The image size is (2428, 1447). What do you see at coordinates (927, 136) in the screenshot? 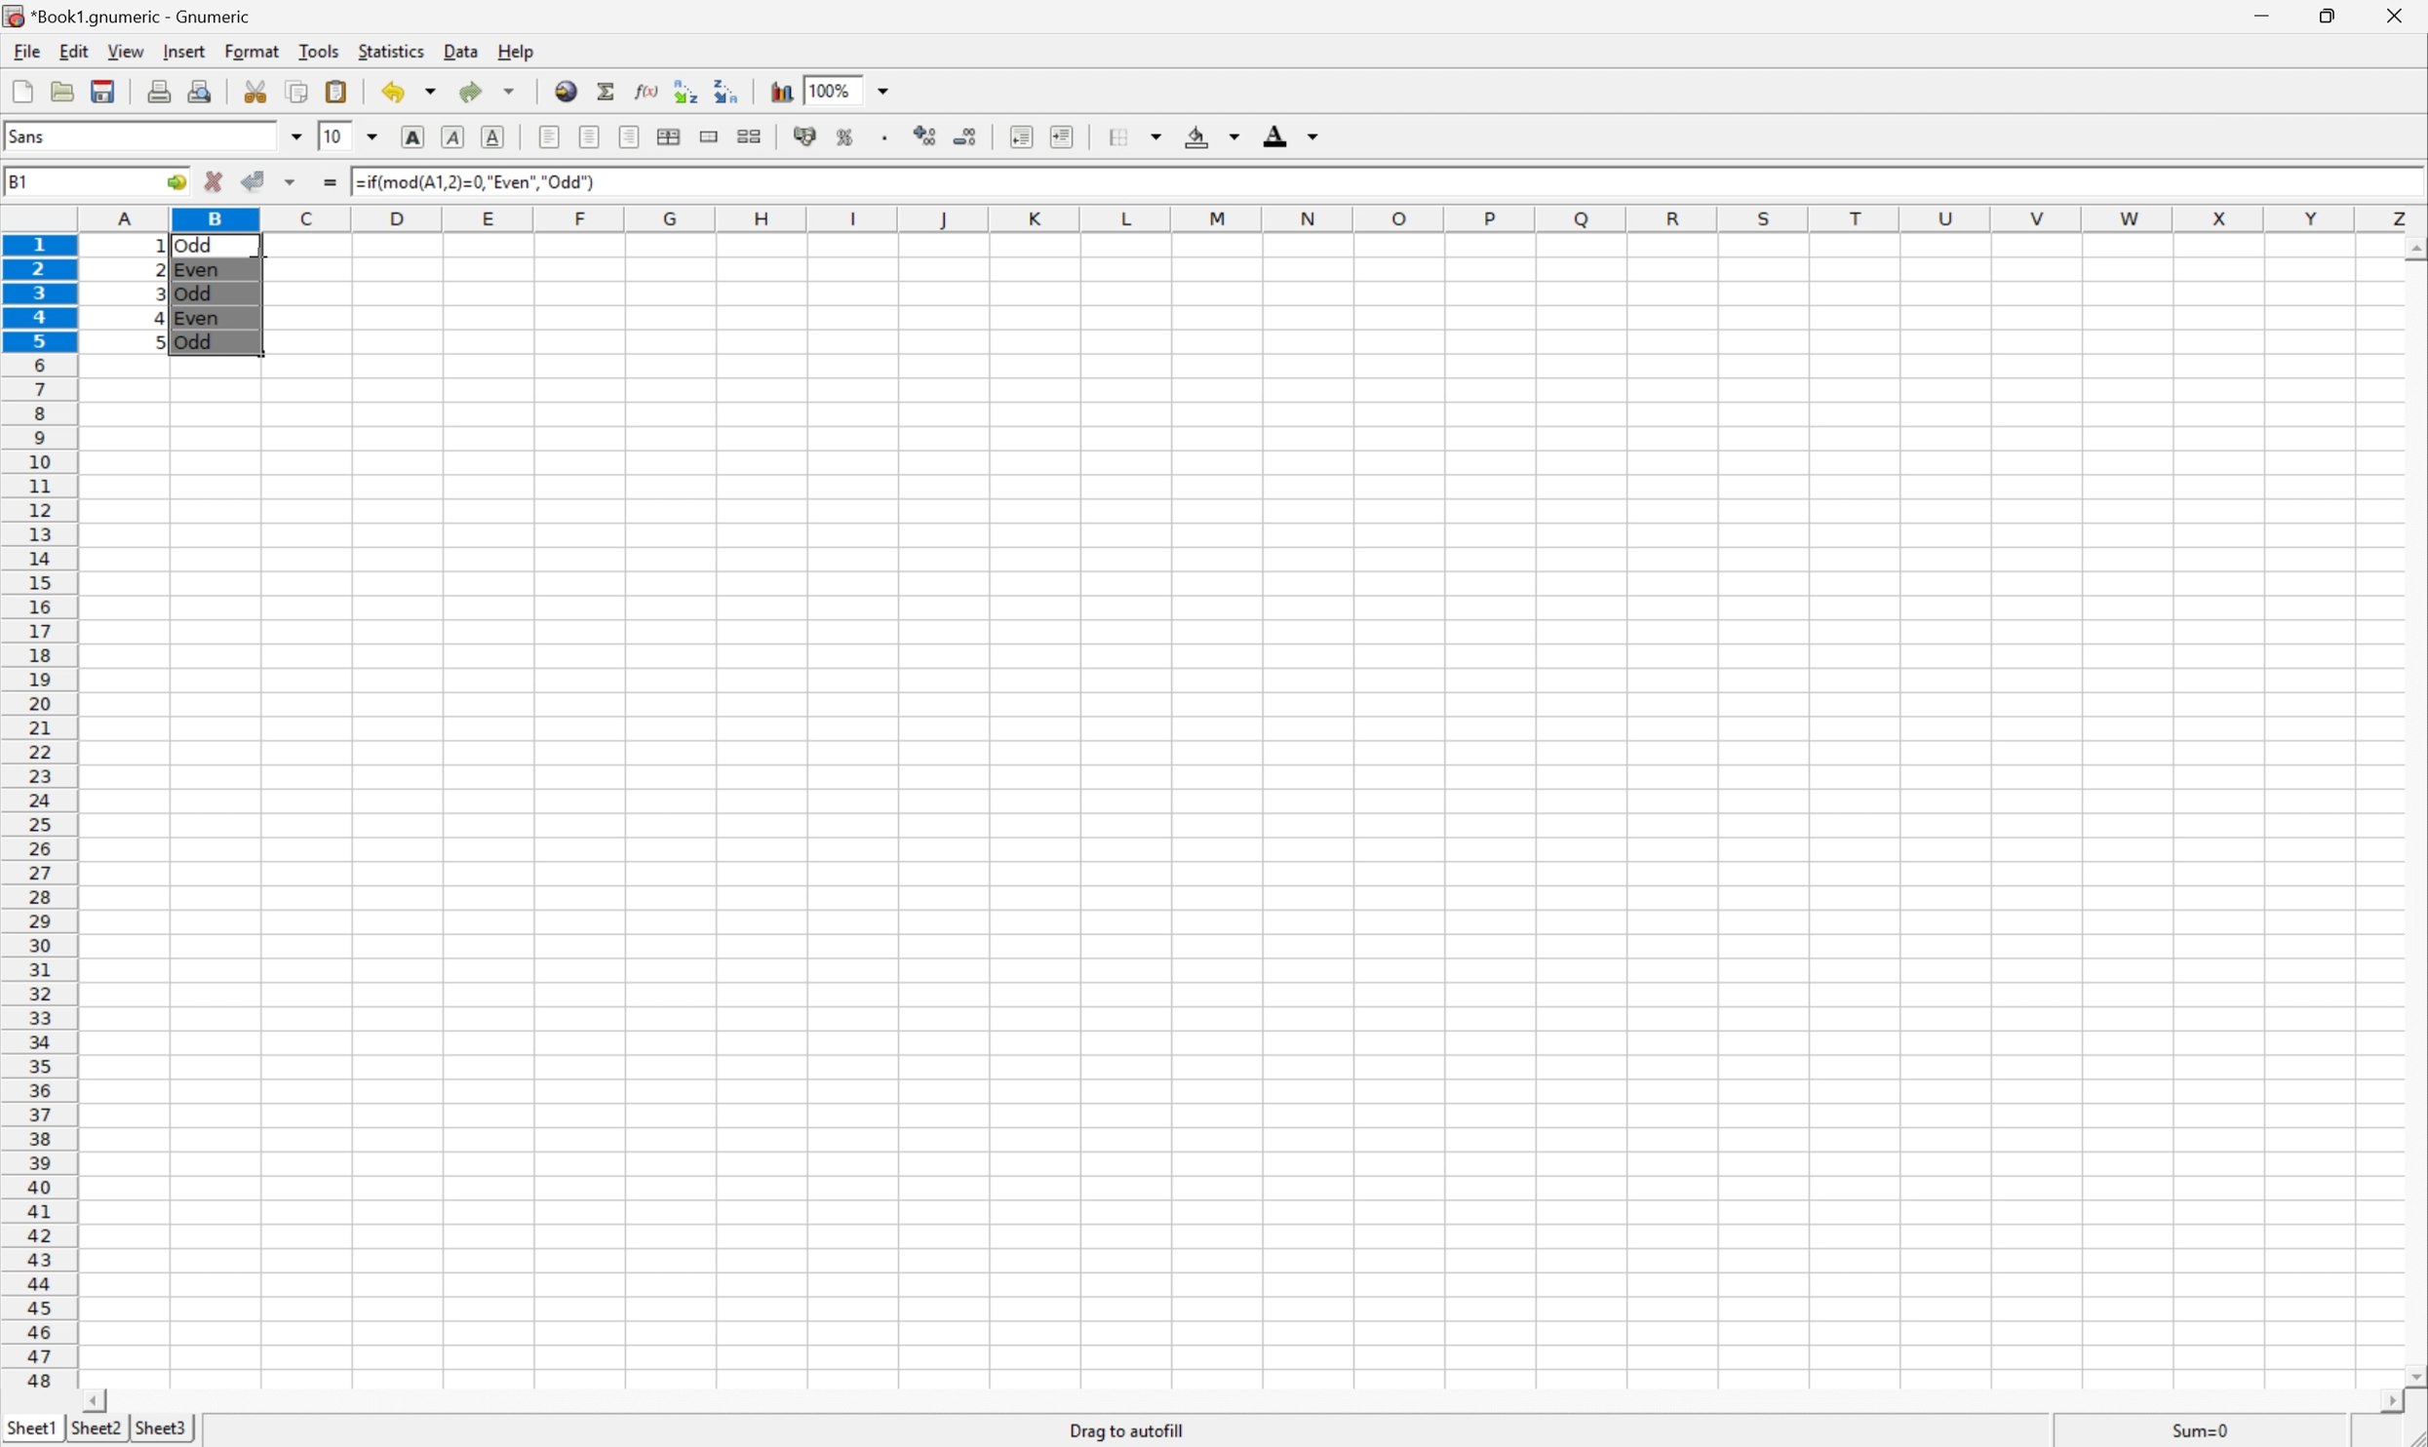
I see `Increase the decimals displayed` at bounding box center [927, 136].